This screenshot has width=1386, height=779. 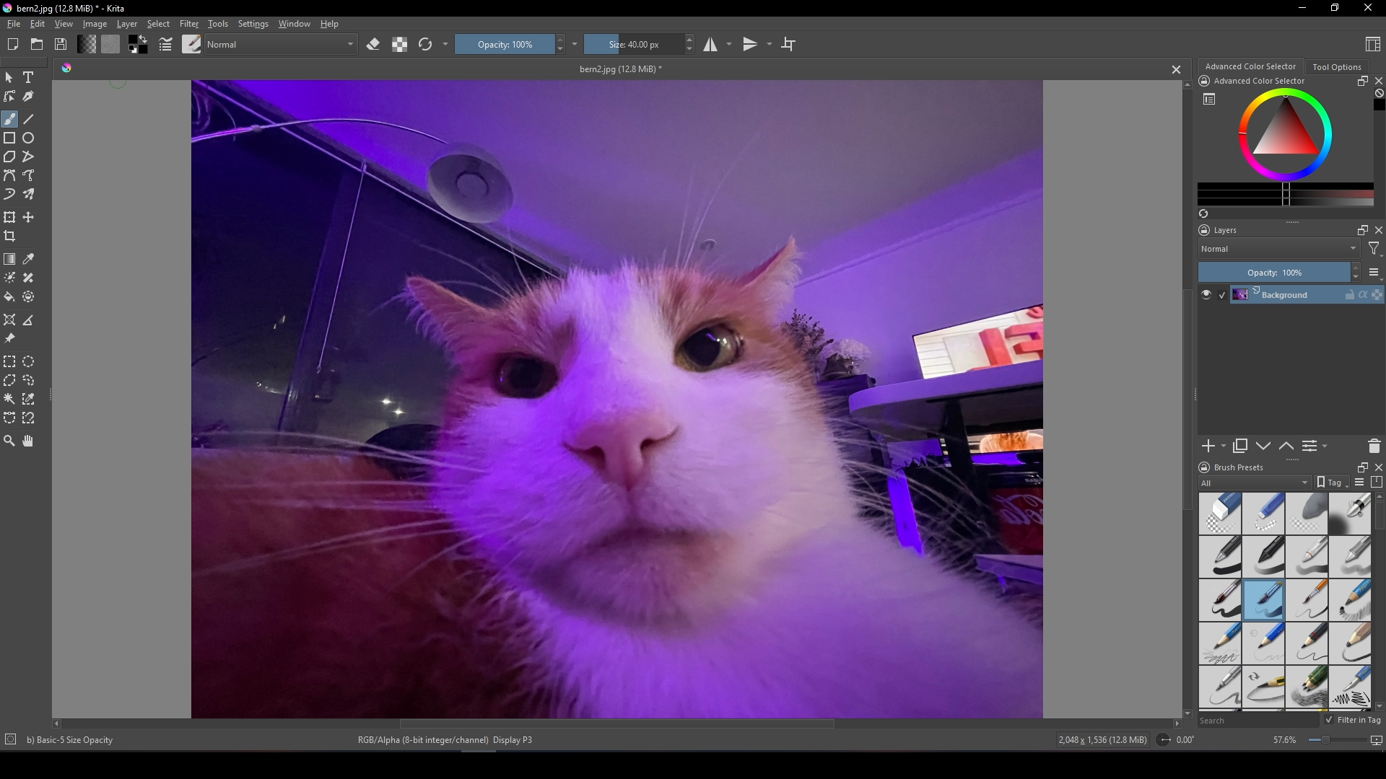 What do you see at coordinates (1203, 213) in the screenshot?
I see `Create a list of colors from the image` at bounding box center [1203, 213].